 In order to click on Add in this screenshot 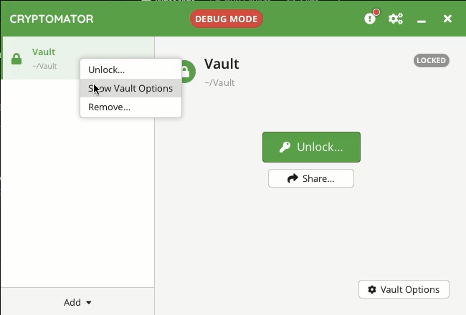, I will do `click(76, 302)`.